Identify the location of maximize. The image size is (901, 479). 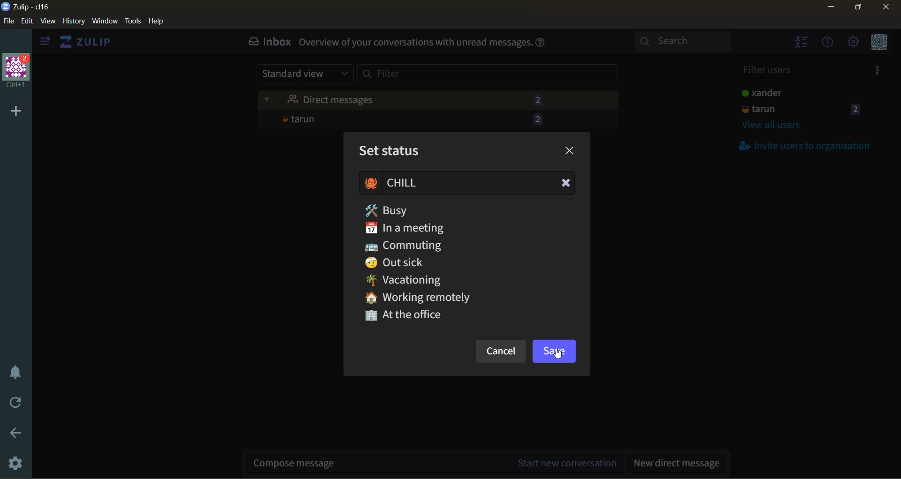
(858, 8).